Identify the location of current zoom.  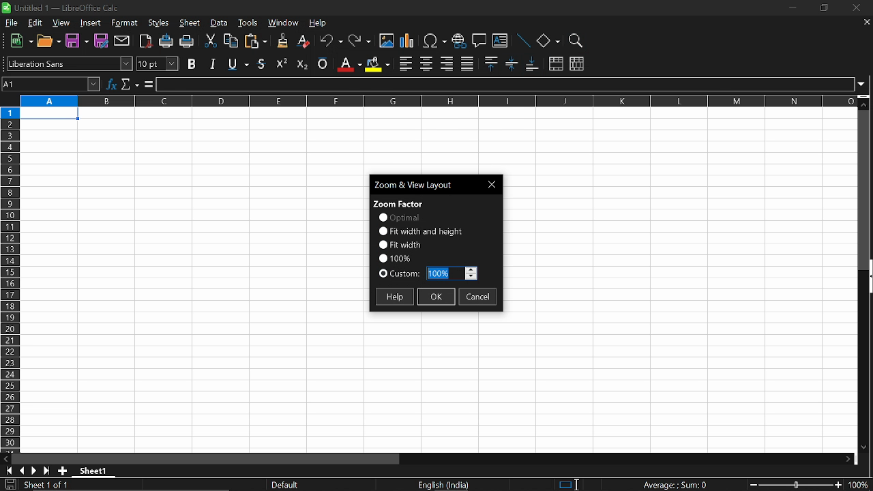
(394, 257).